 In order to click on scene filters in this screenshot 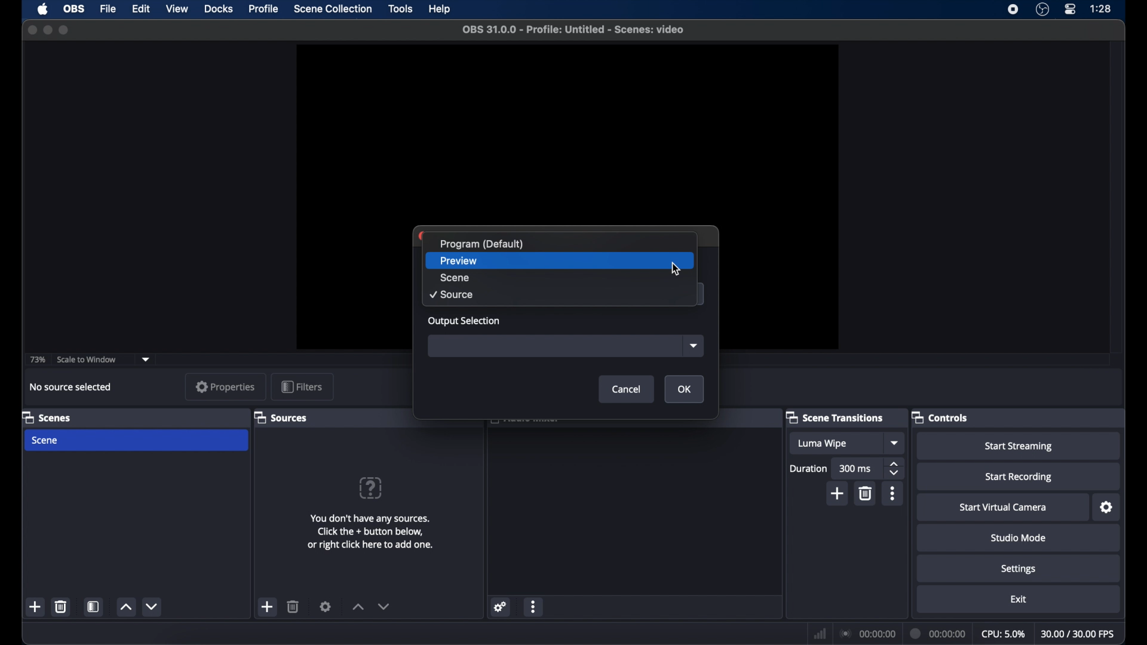, I will do `click(94, 607)`.